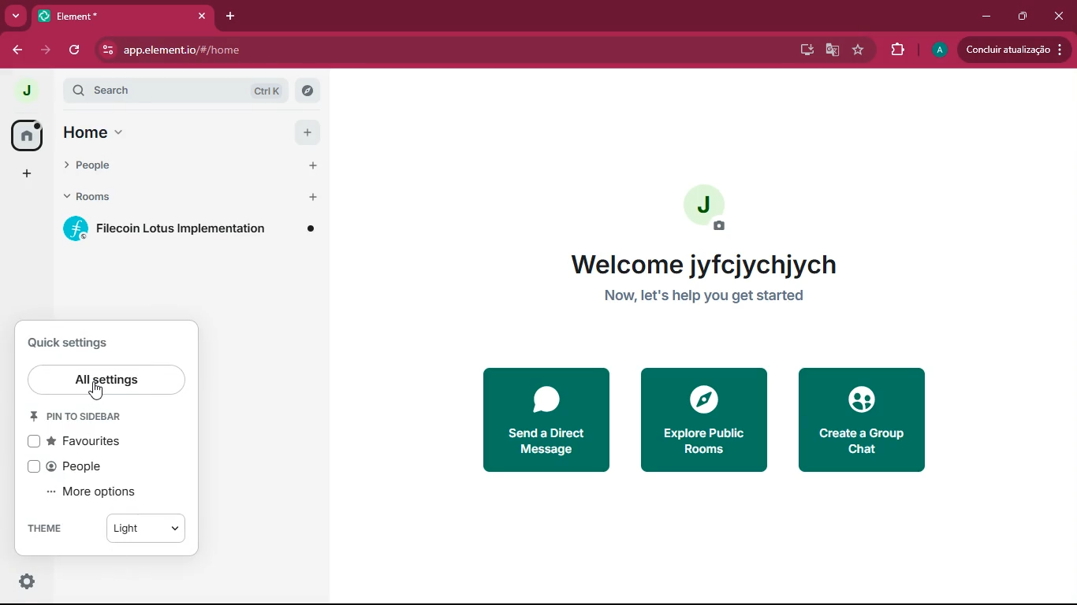 This screenshot has height=605, width=1077. What do you see at coordinates (548, 419) in the screenshot?
I see `send a direct message` at bounding box center [548, 419].